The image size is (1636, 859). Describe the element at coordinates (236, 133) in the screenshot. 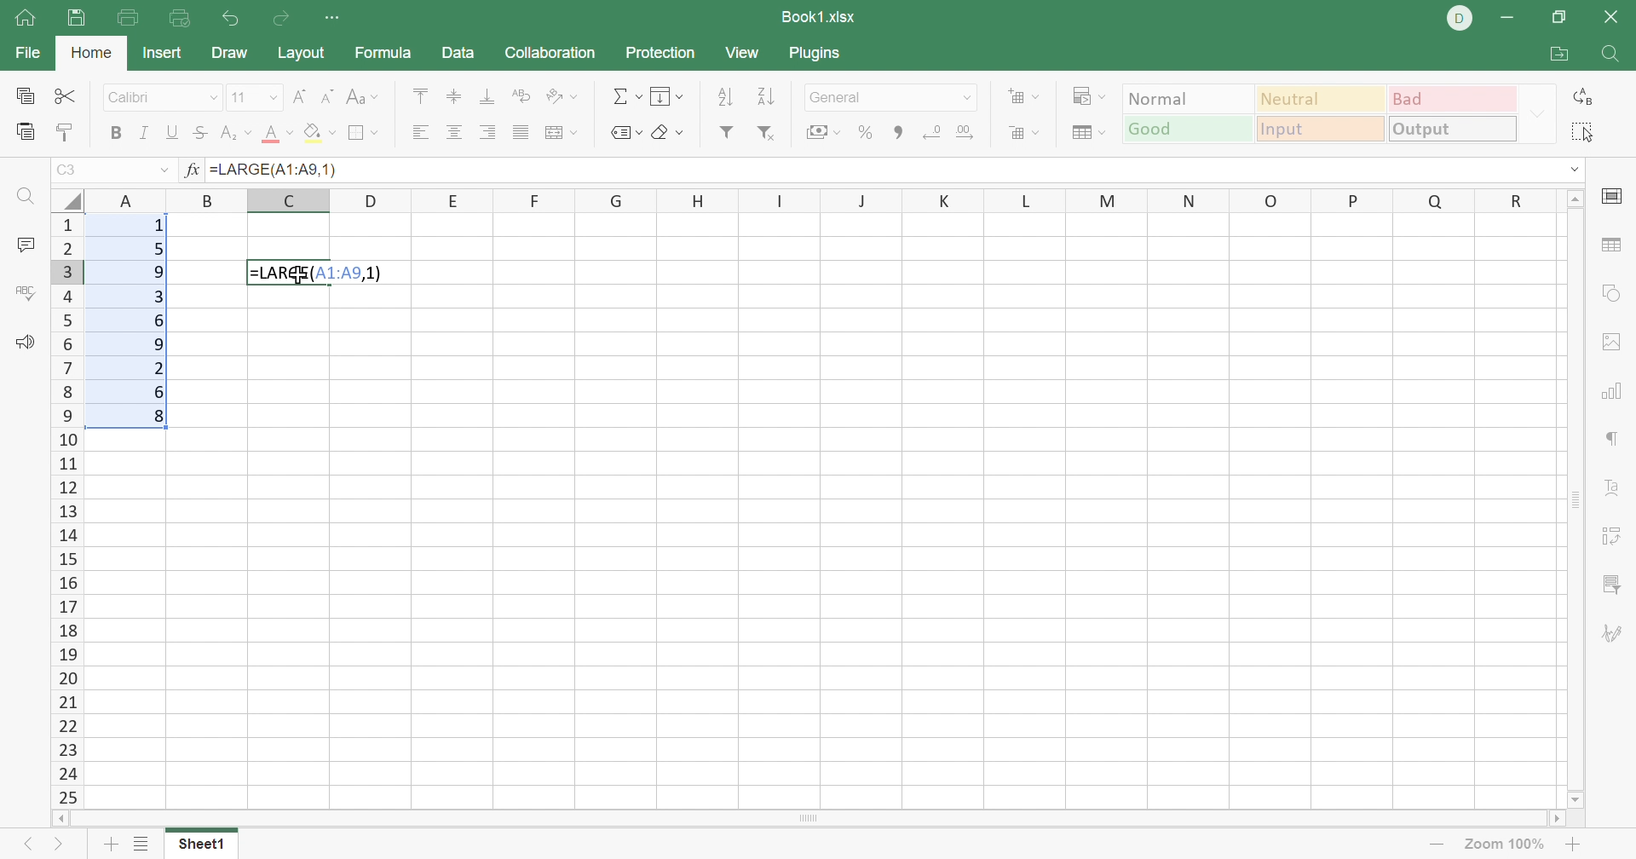

I see `Superscript / subscript` at that location.